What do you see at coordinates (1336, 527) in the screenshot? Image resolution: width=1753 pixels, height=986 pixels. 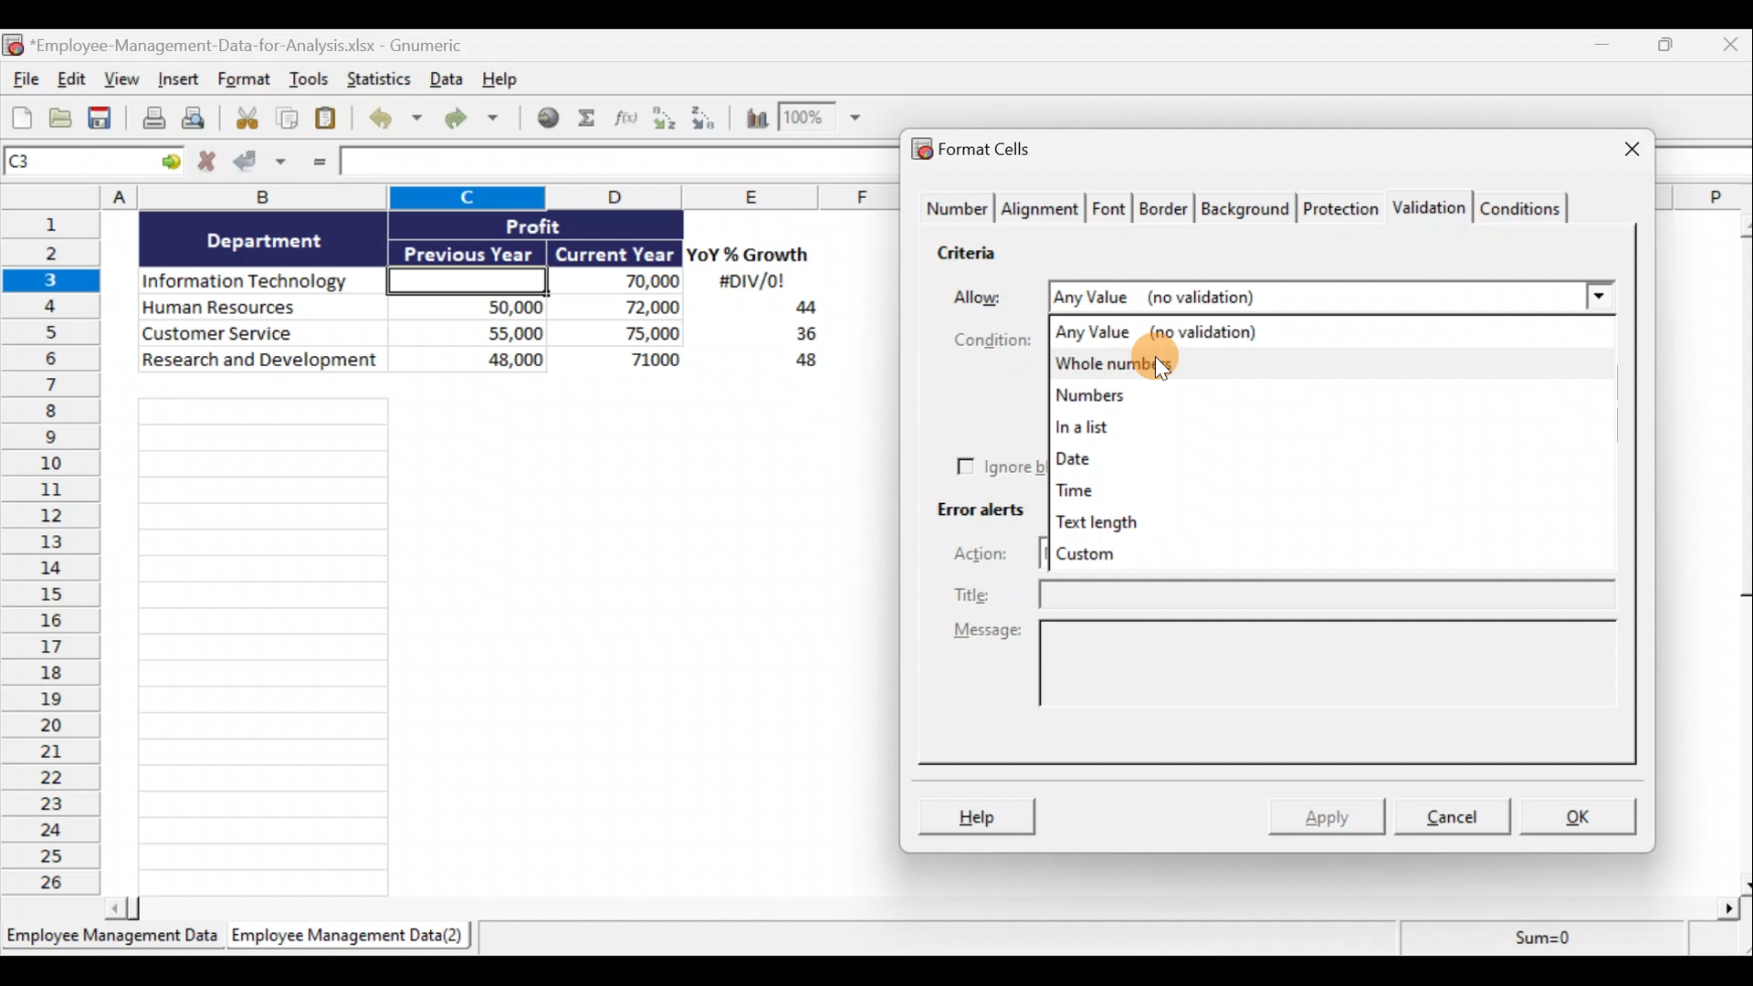 I see `Text length` at bounding box center [1336, 527].